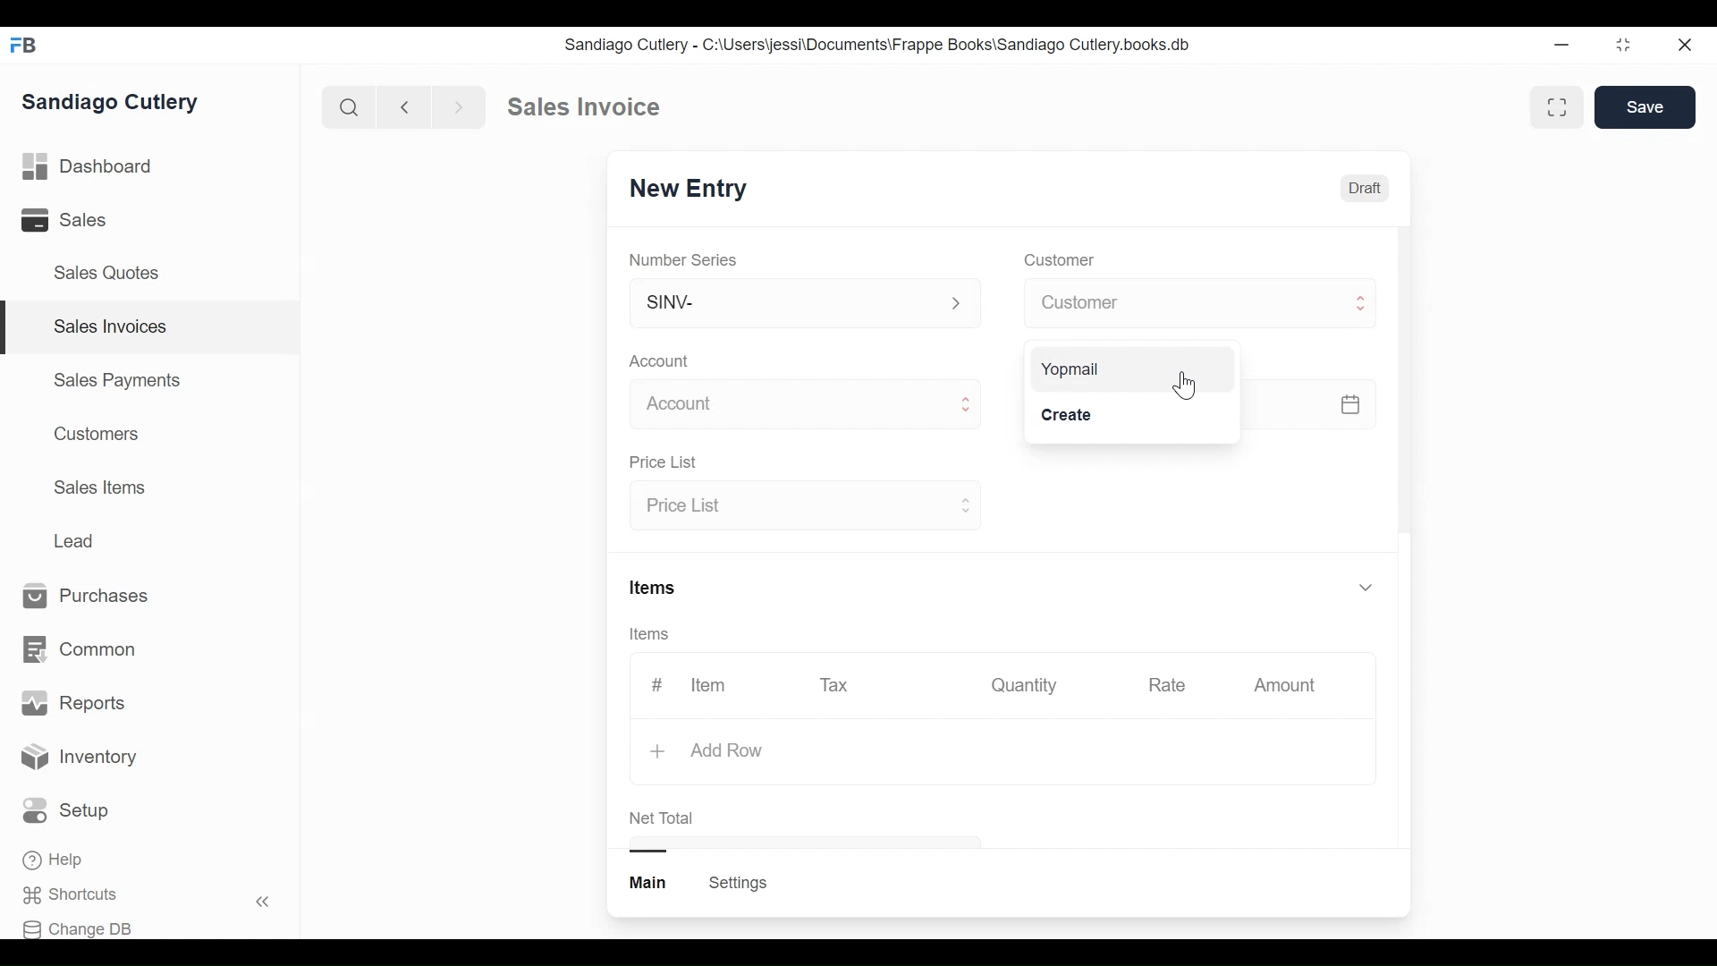  Describe the element at coordinates (1285, 685) in the screenshot. I see `Amount` at that location.